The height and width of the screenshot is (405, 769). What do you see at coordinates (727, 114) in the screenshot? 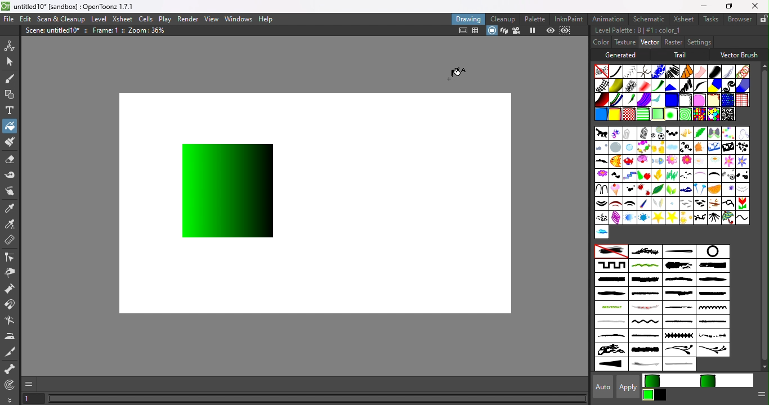
I see `Chalk` at bounding box center [727, 114].